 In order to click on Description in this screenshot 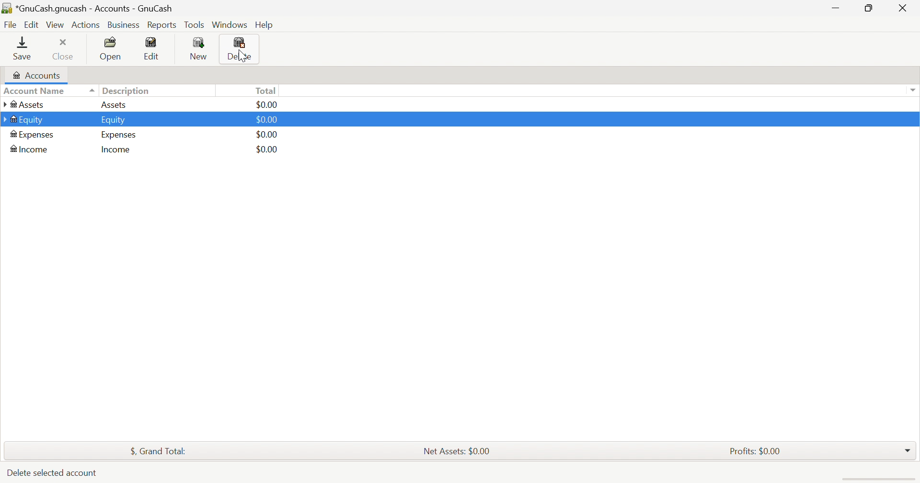, I will do `click(128, 91)`.